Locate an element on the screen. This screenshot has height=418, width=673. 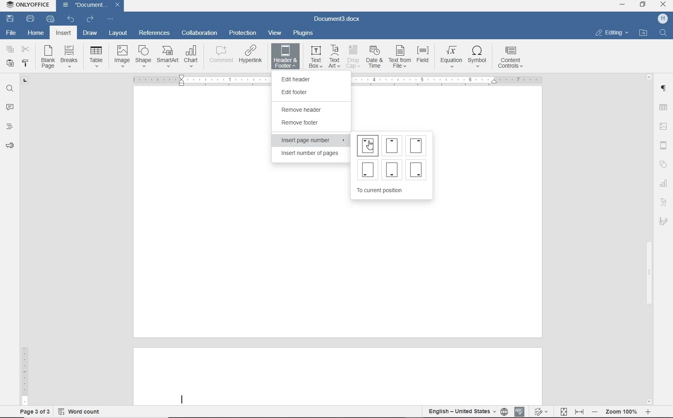
TABLE is located at coordinates (96, 57).